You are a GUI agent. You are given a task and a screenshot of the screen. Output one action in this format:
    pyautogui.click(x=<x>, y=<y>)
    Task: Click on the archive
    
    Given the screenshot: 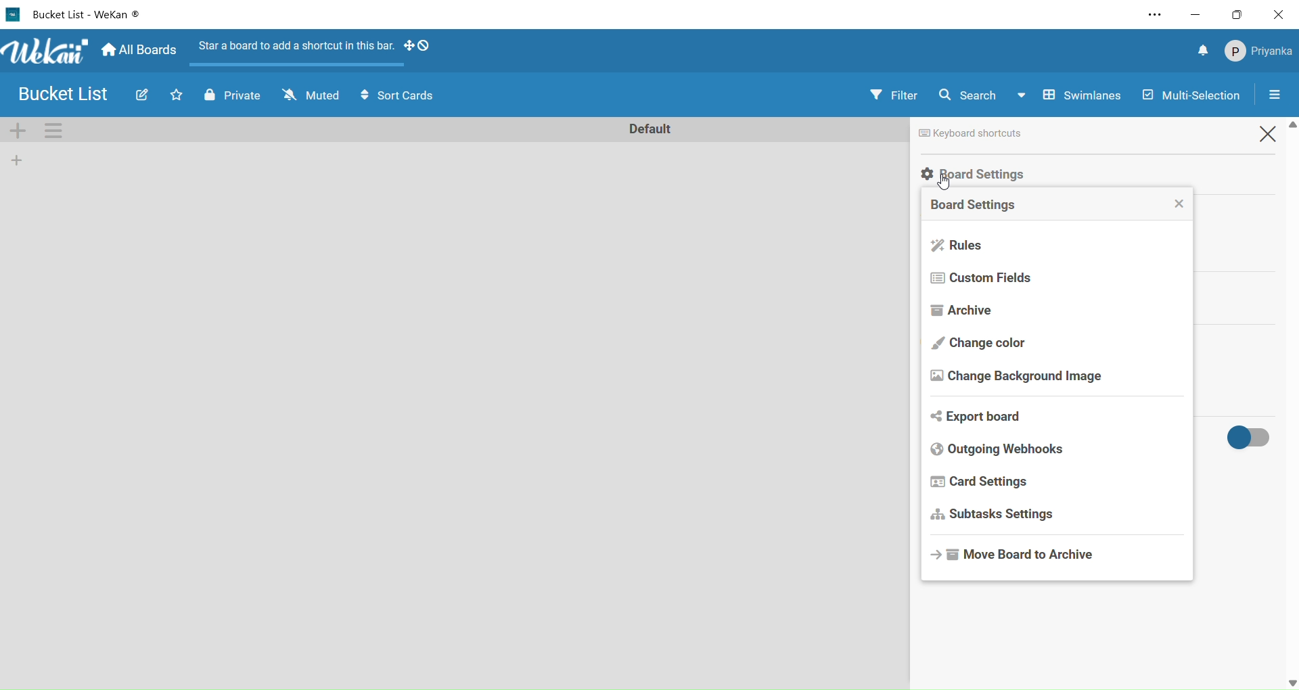 What is the action you would take?
    pyautogui.click(x=1057, y=309)
    